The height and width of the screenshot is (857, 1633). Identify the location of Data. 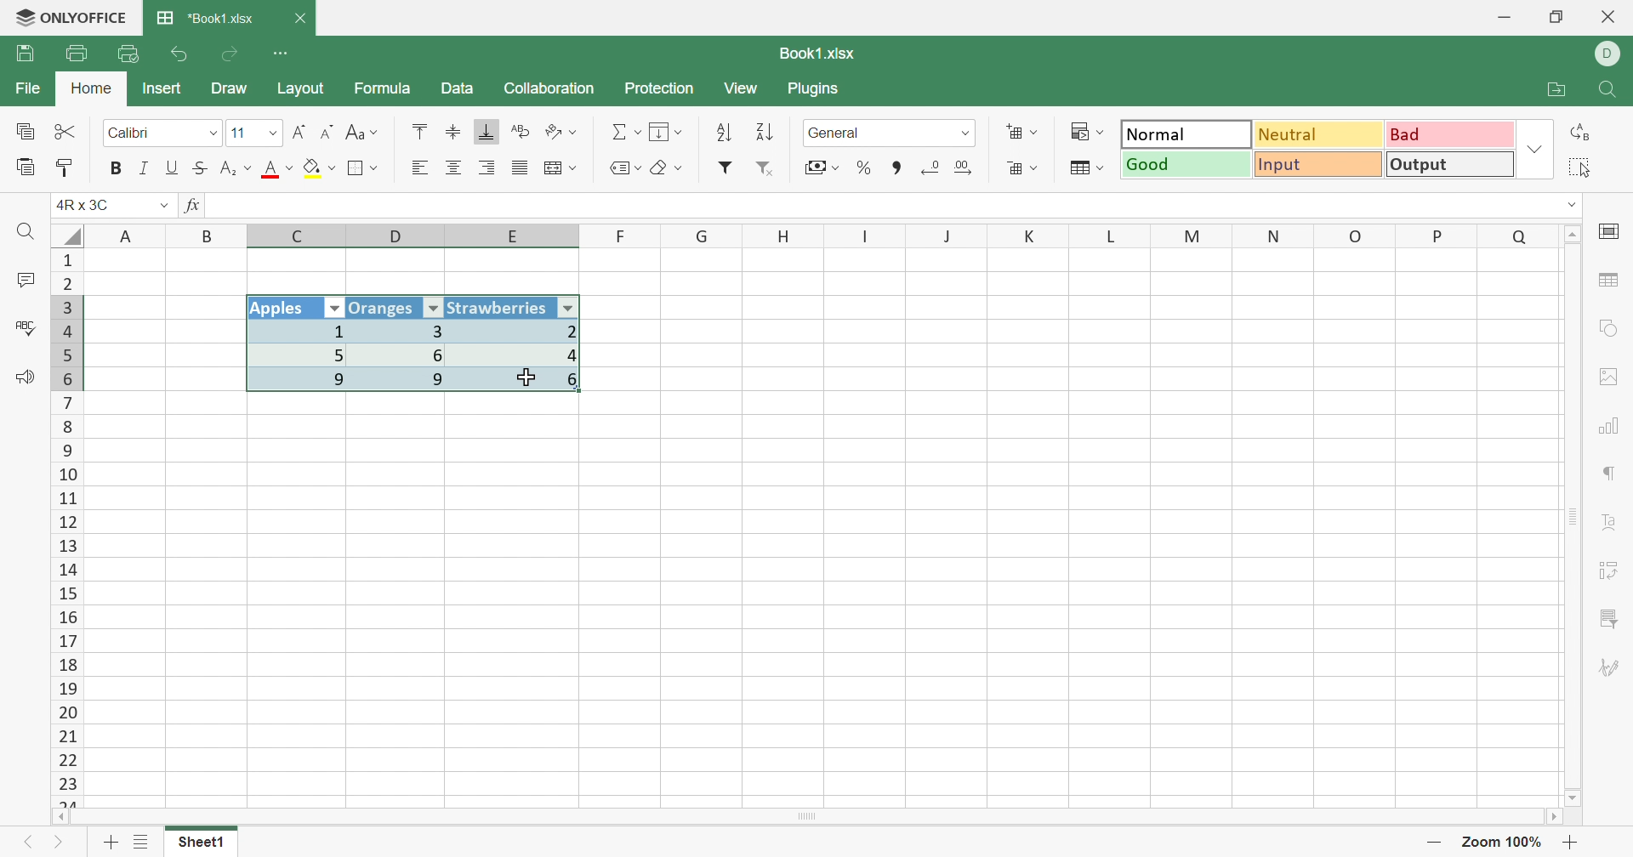
(458, 89).